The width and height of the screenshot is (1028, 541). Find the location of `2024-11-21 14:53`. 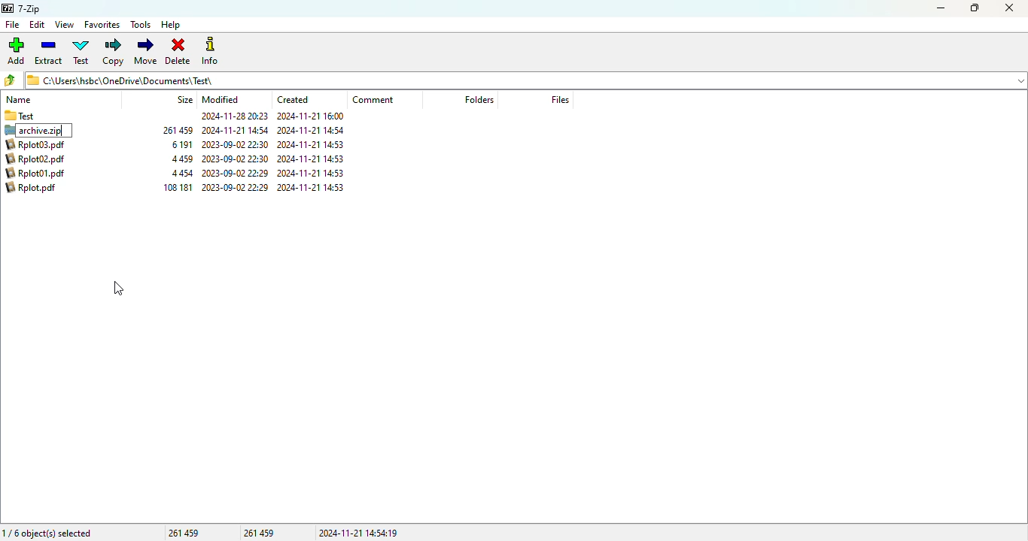

2024-11-21 14:53 is located at coordinates (315, 158).